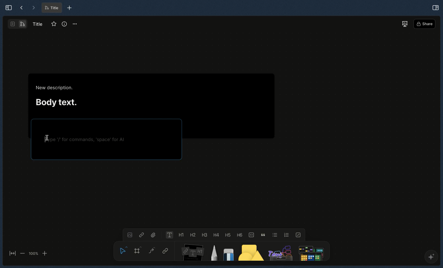  I want to click on Info, so click(64, 24).